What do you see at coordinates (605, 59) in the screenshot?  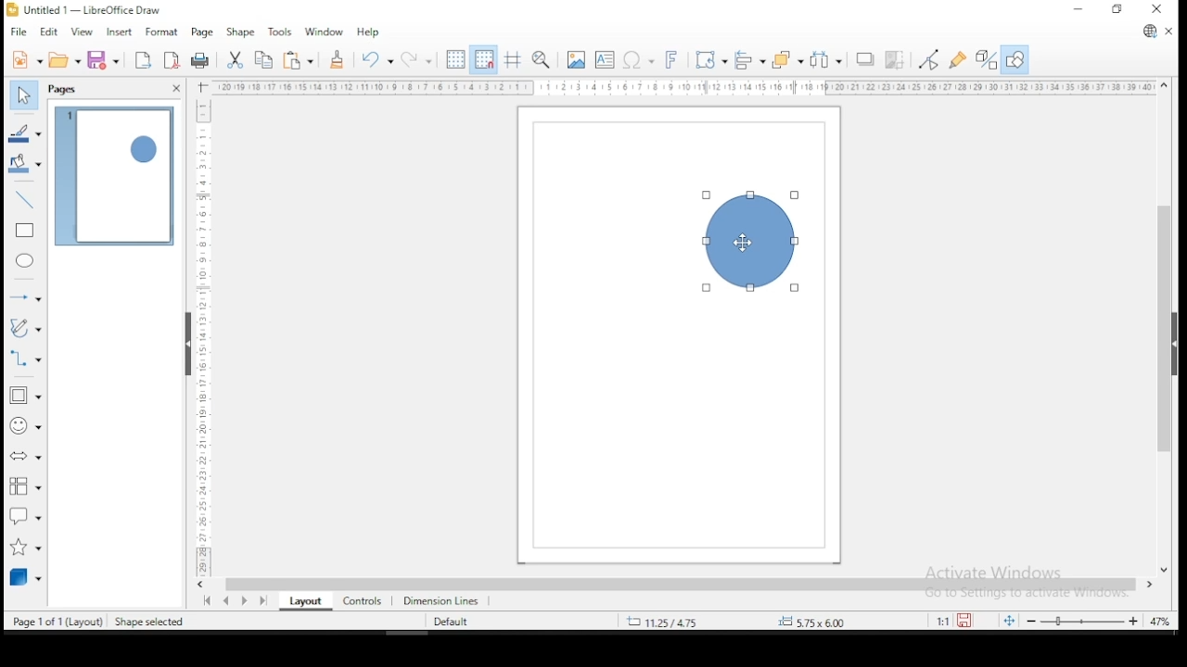 I see `insert text box` at bounding box center [605, 59].